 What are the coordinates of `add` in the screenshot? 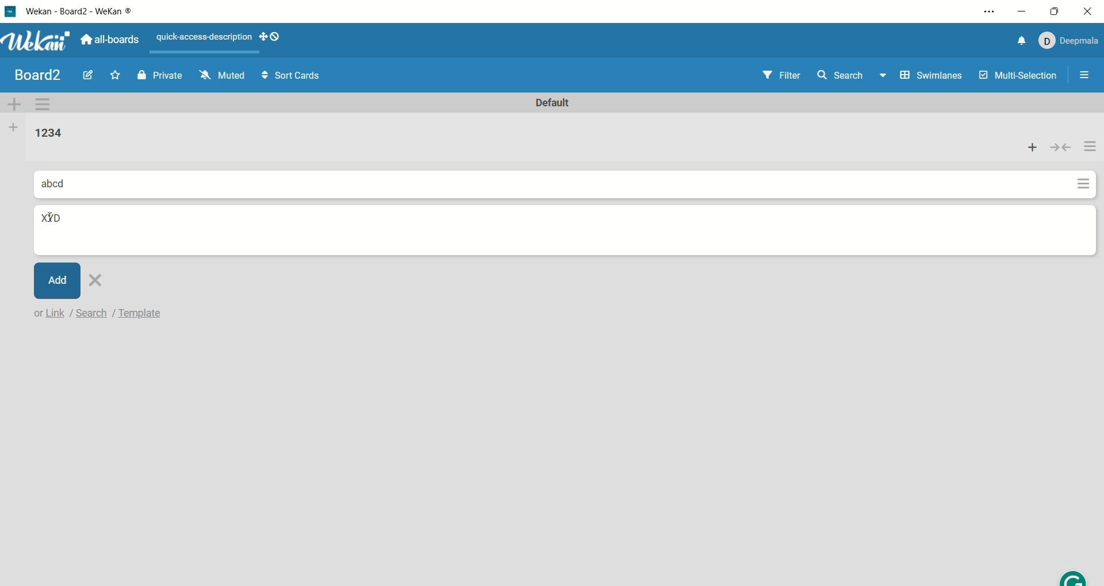 It's located at (58, 282).